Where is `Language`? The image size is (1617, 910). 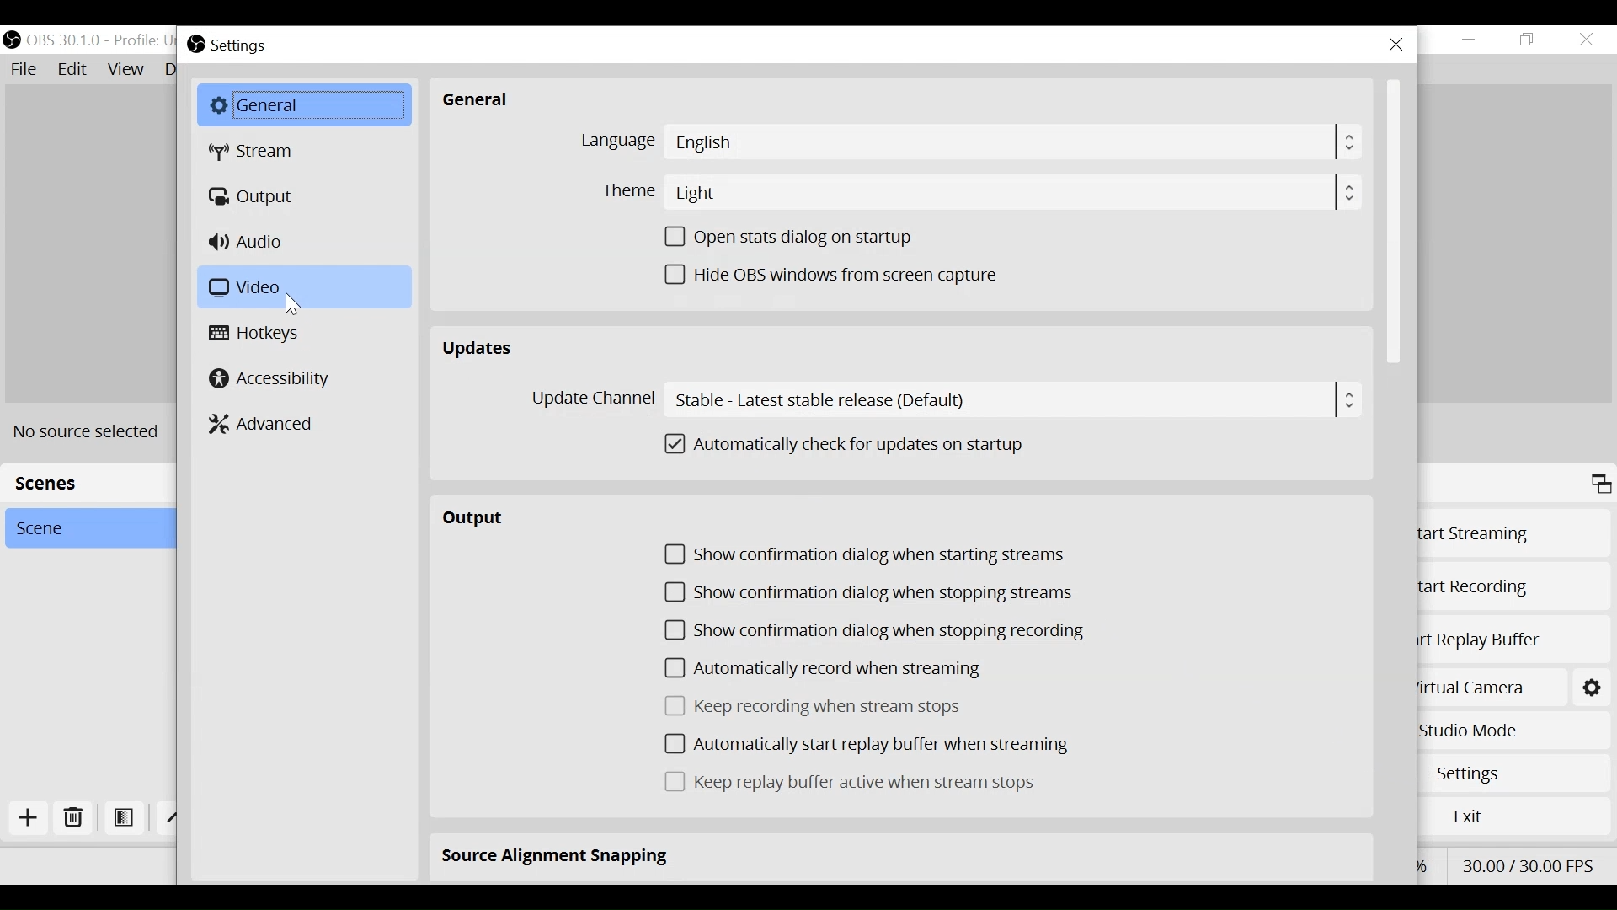 Language is located at coordinates (618, 142).